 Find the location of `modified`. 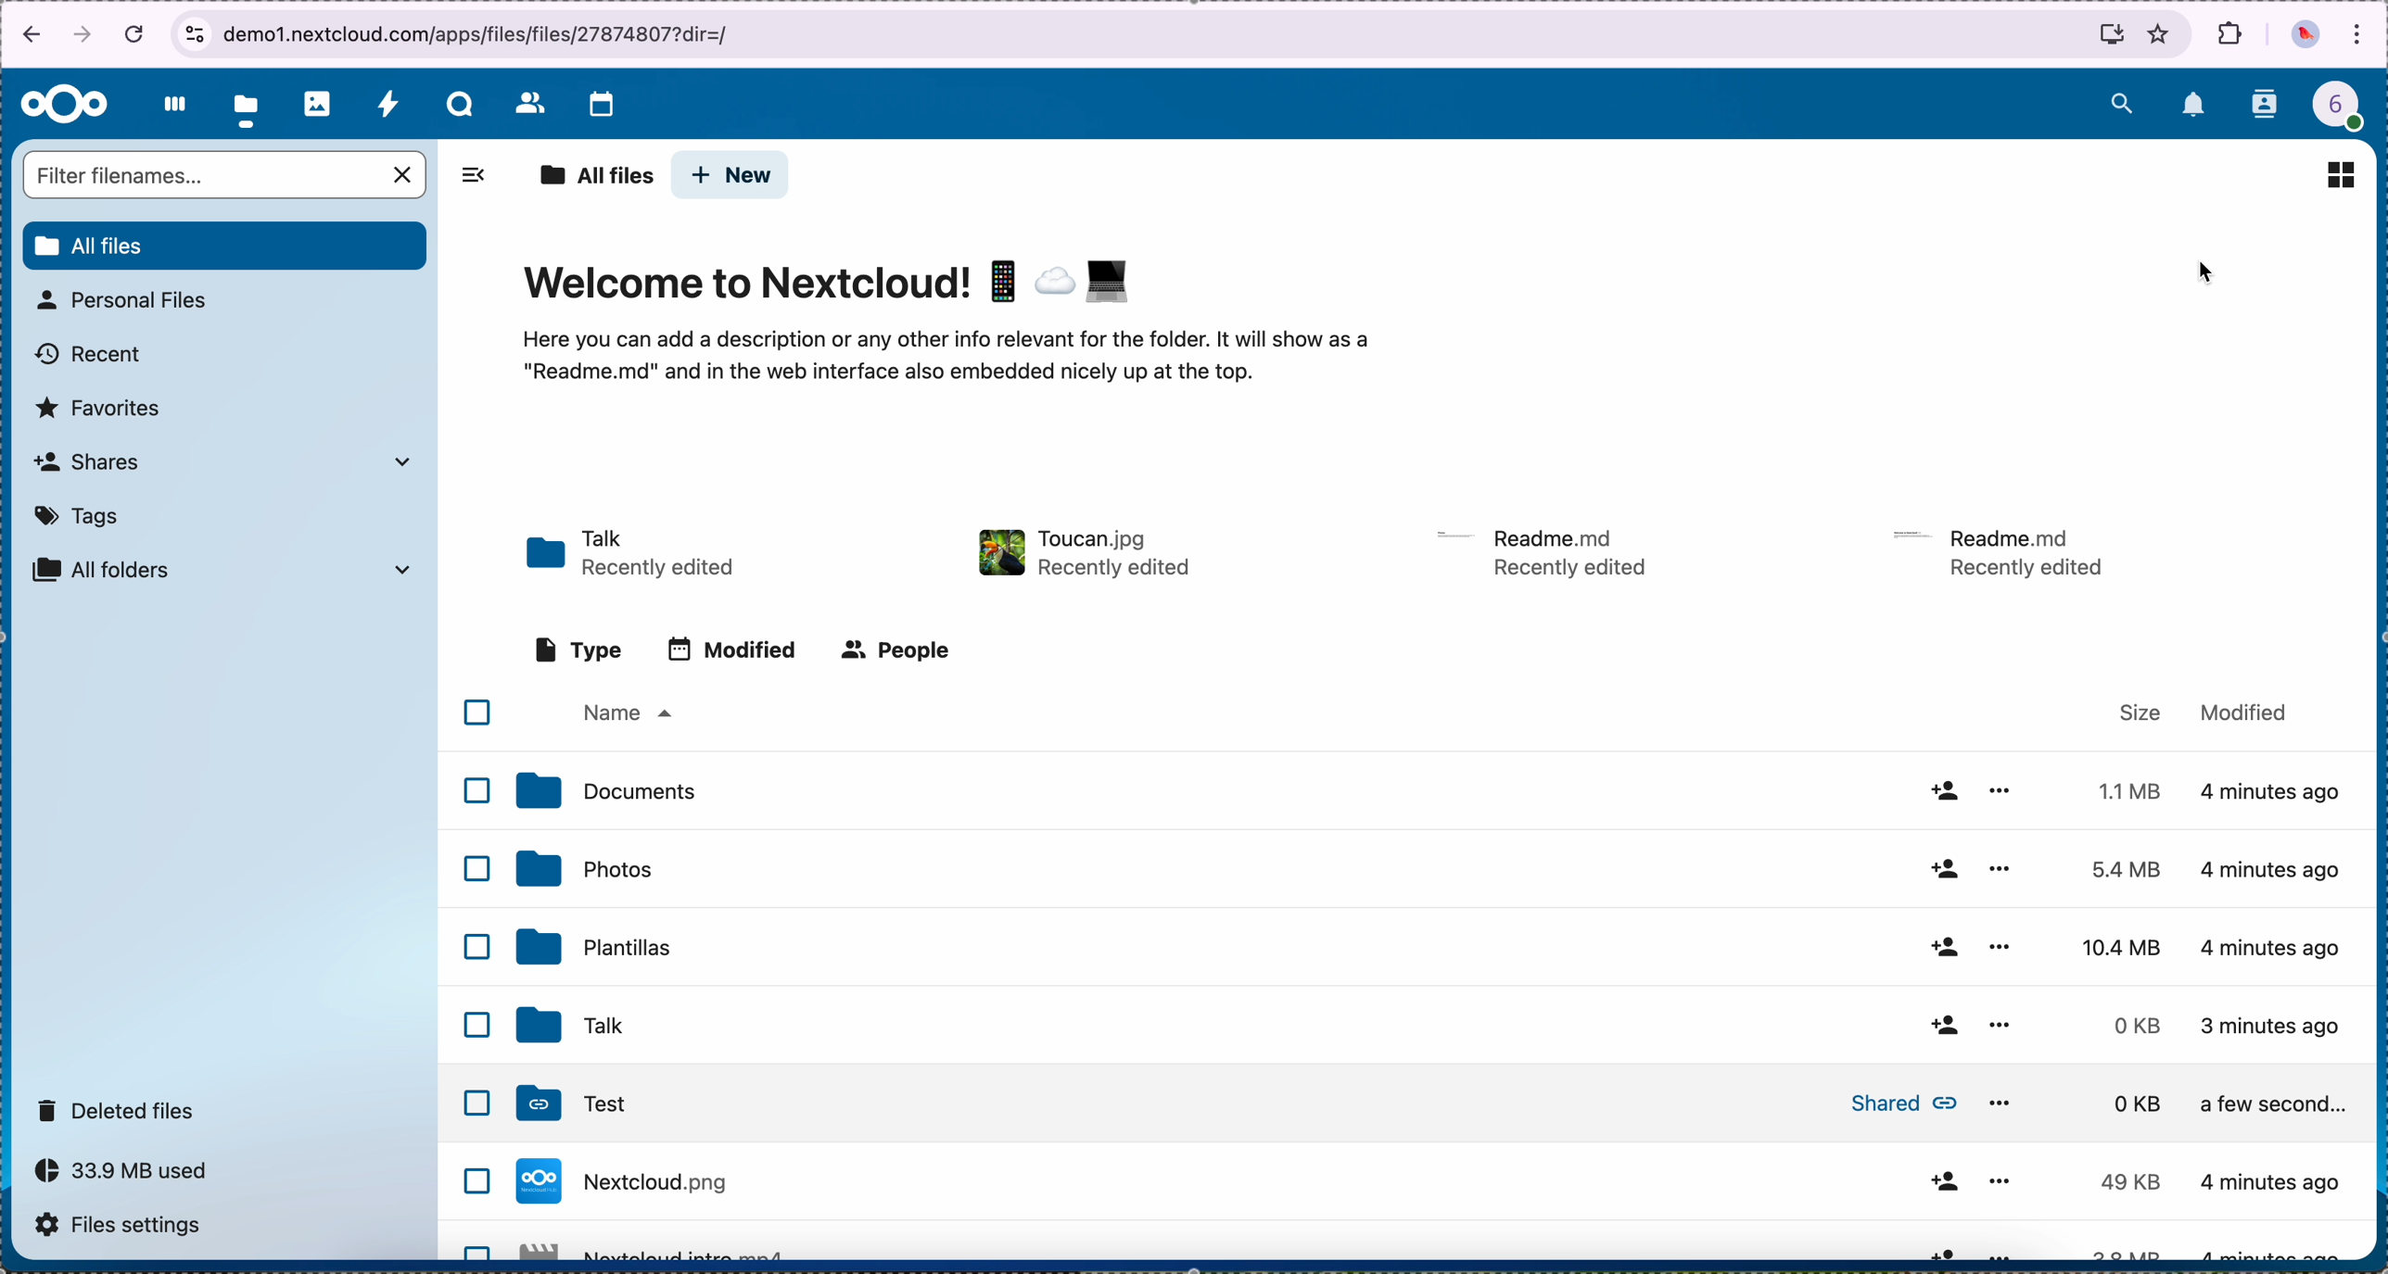

modified is located at coordinates (2244, 710).